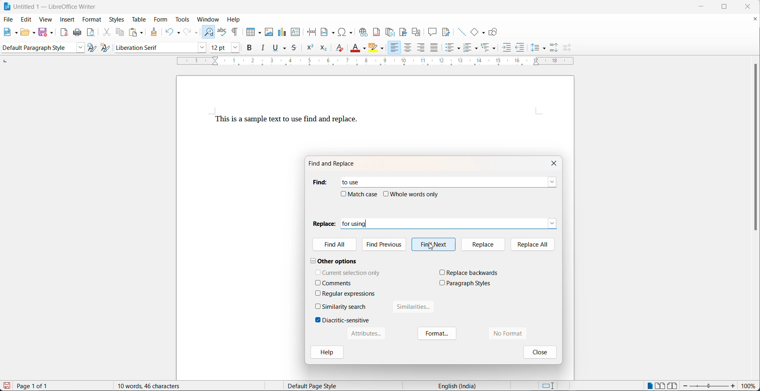 The width and height of the screenshot is (760, 391). Describe the element at coordinates (295, 49) in the screenshot. I see `strike through` at that location.